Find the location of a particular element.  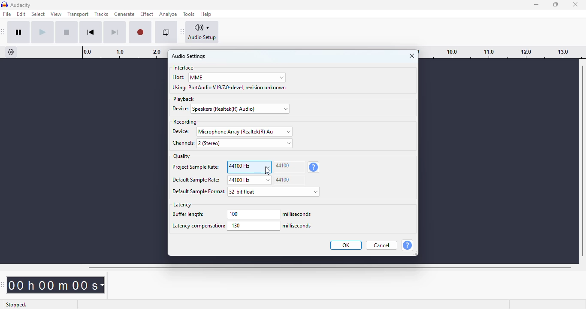

select project sample rate is located at coordinates (249, 167).